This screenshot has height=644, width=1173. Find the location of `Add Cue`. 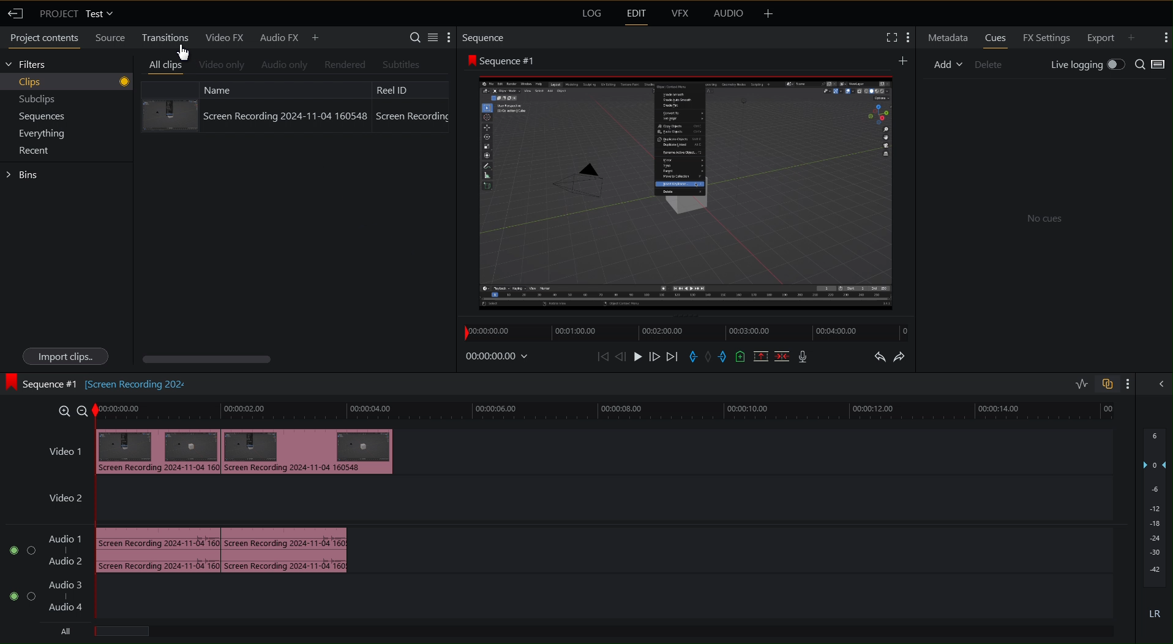

Add Cue is located at coordinates (740, 358).